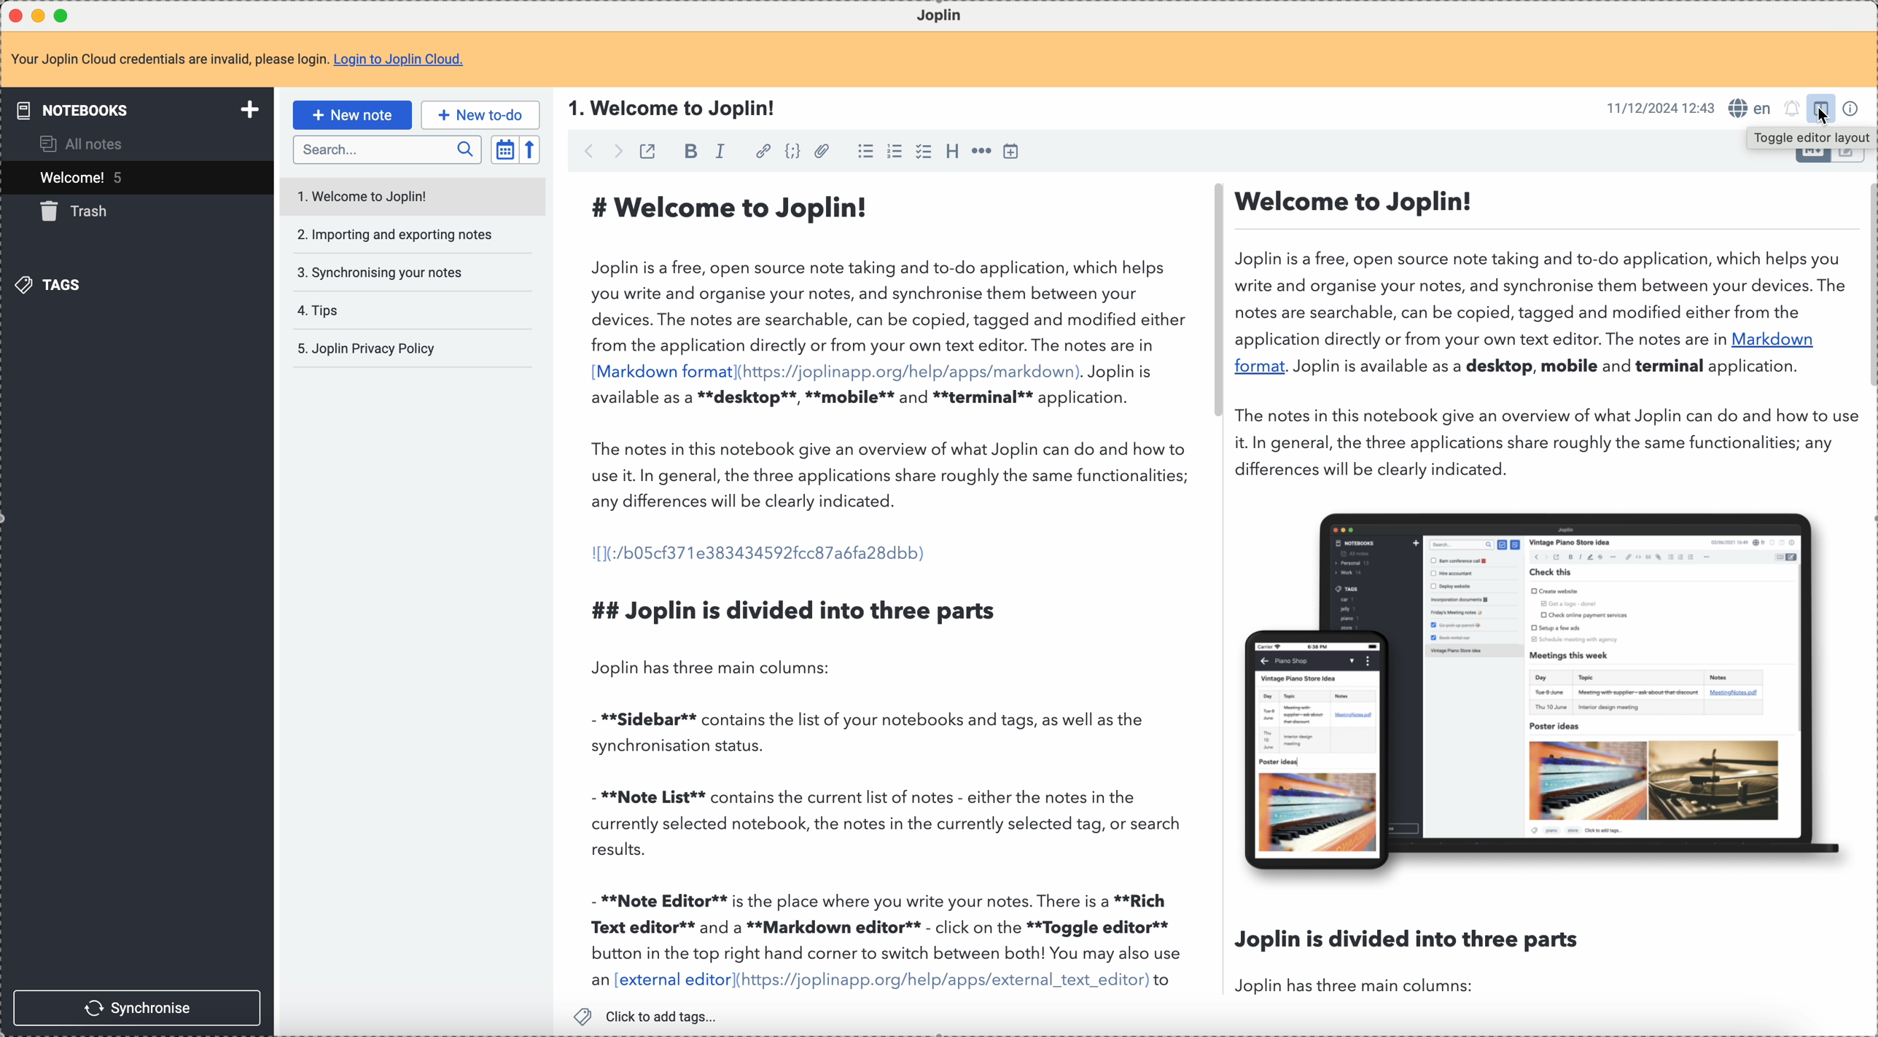  Describe the element at coordinates (1748, 106) in the screenshot. I see `en` at that location.